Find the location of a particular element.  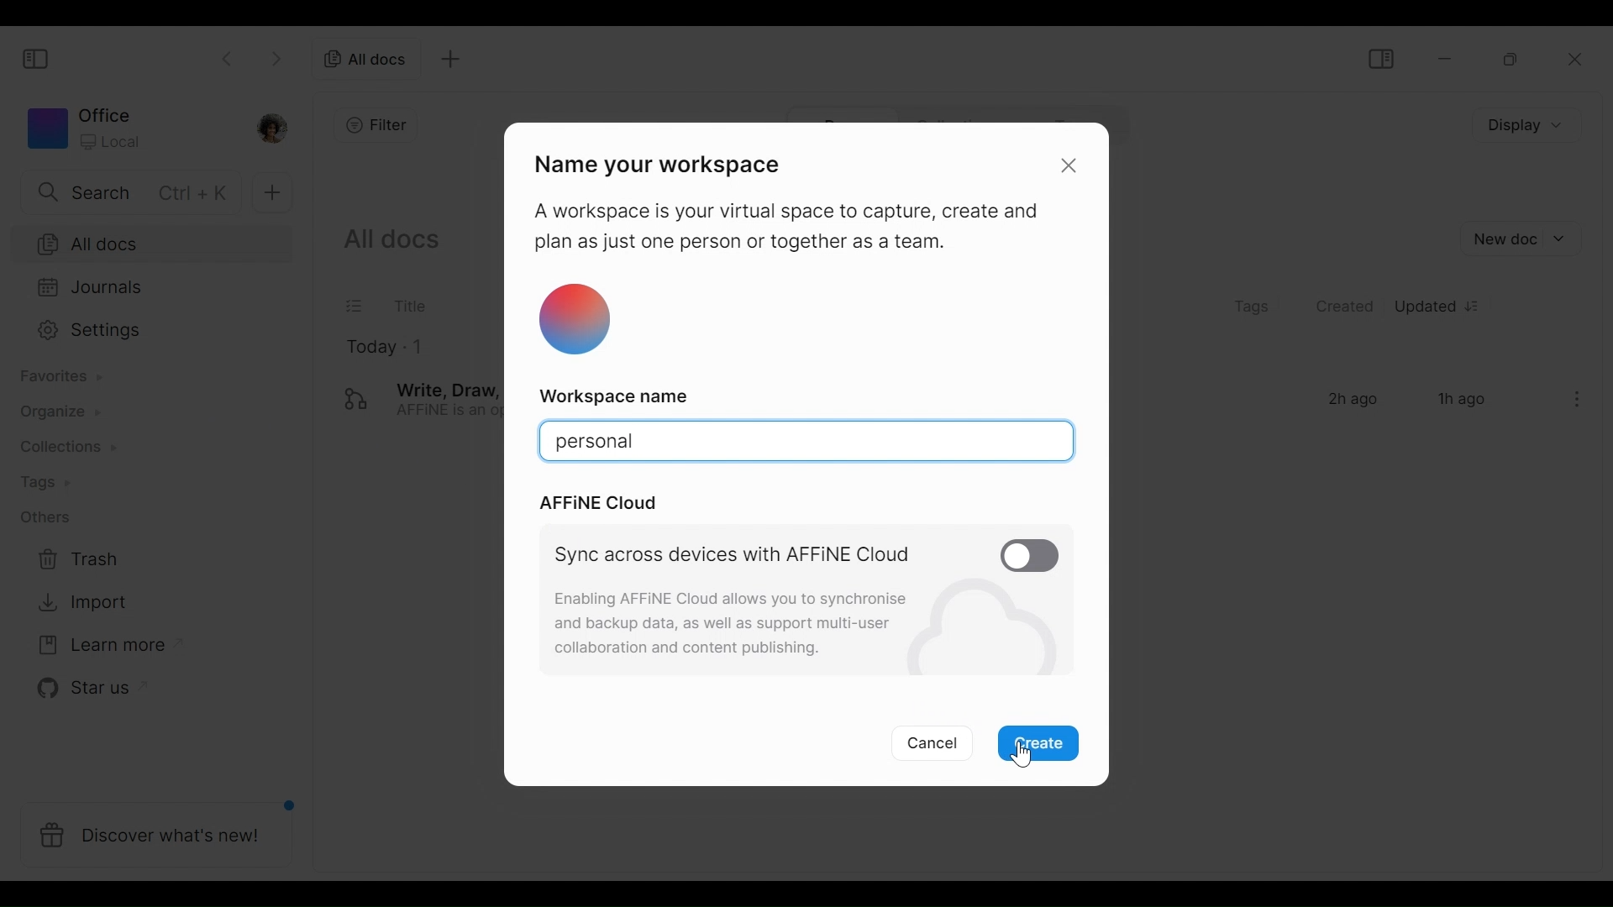

canvas is located at coordinates (806, 442).